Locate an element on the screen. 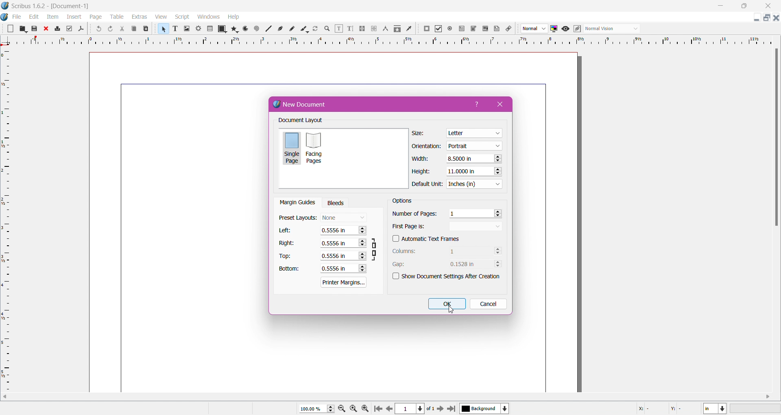 The width and height of the screenshot is (781, 415). close is located at coordinates (769, 5).